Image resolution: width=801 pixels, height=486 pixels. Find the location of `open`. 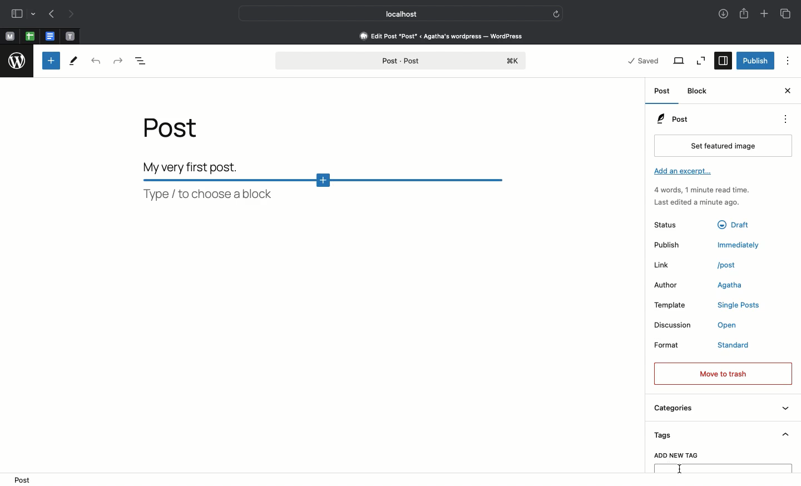

open is located at coordinates (728, 325).